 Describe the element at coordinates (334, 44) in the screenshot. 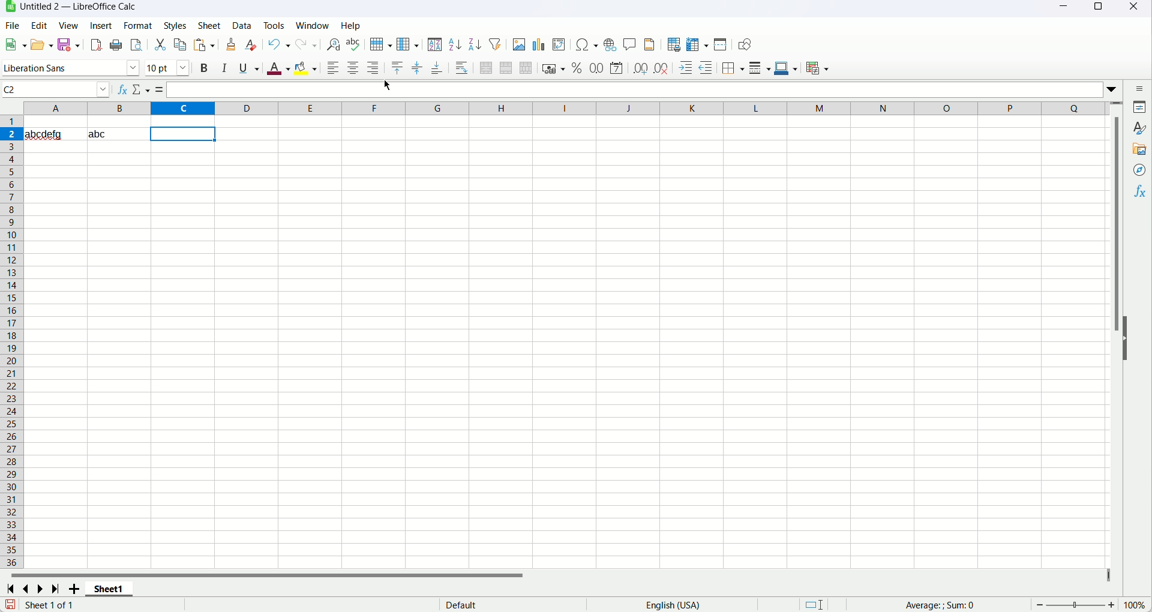

I see `find and replace` at that location.